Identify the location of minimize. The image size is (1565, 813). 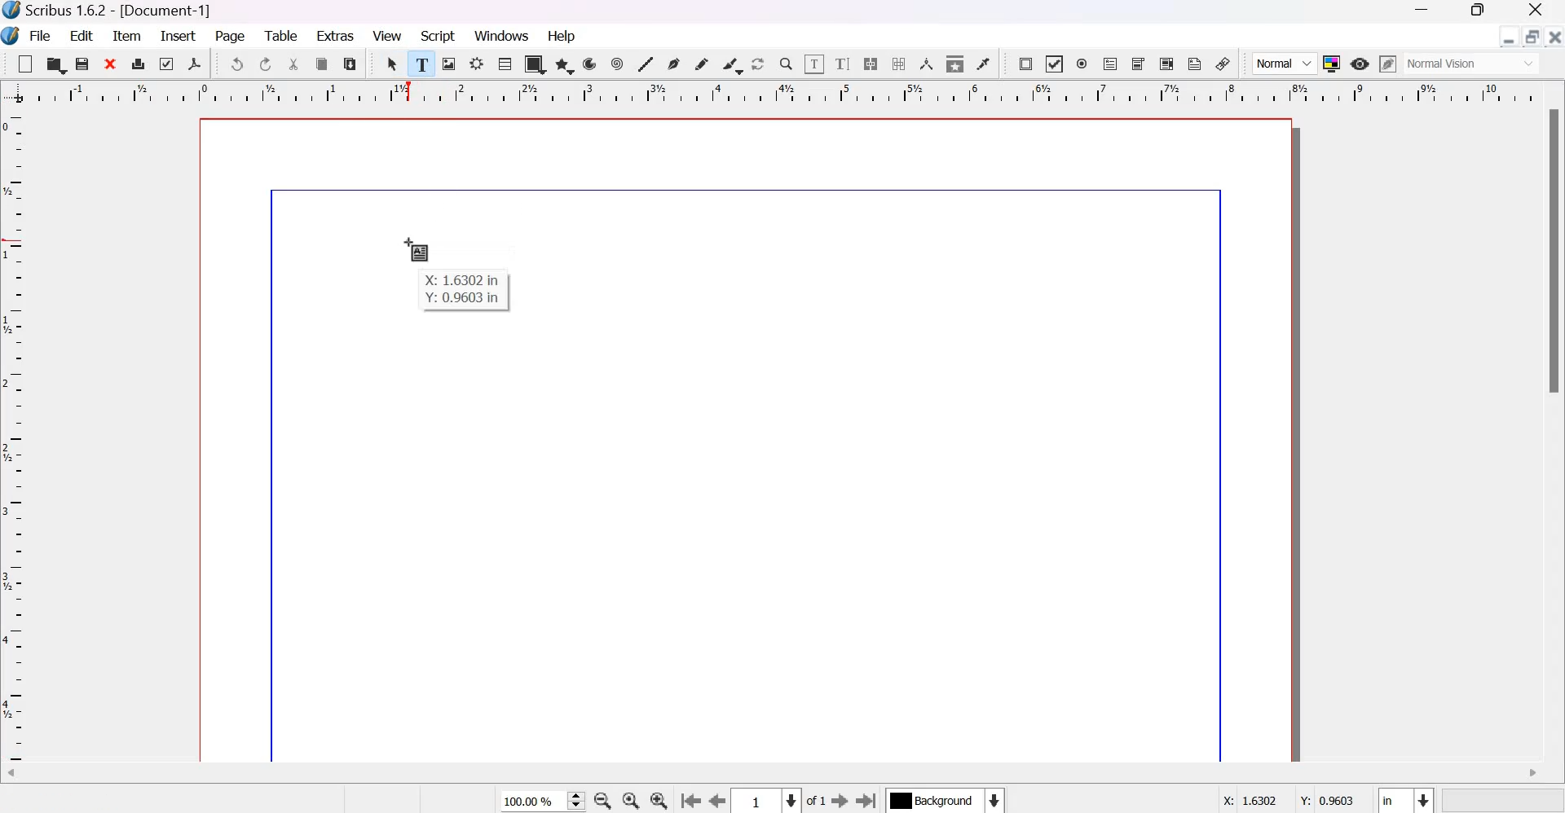
(1510, 37).